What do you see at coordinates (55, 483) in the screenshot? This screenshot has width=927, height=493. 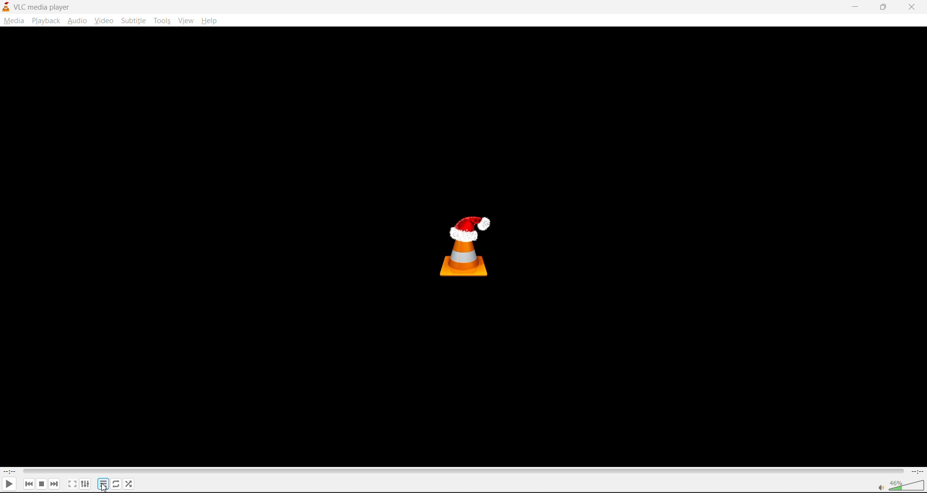 I see `next` at bounding box center [55, 483].